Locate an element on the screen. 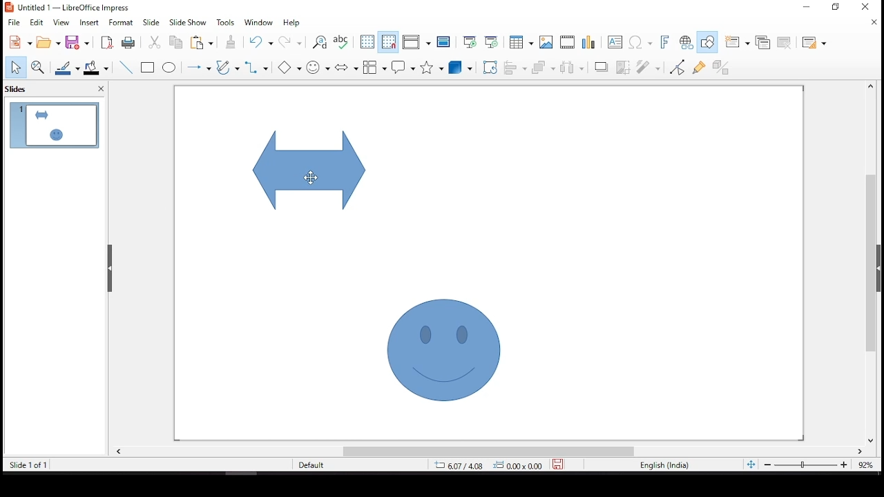 The height and width of the screenshot is (497, 884). spell check is located at coordinates (341, 43).